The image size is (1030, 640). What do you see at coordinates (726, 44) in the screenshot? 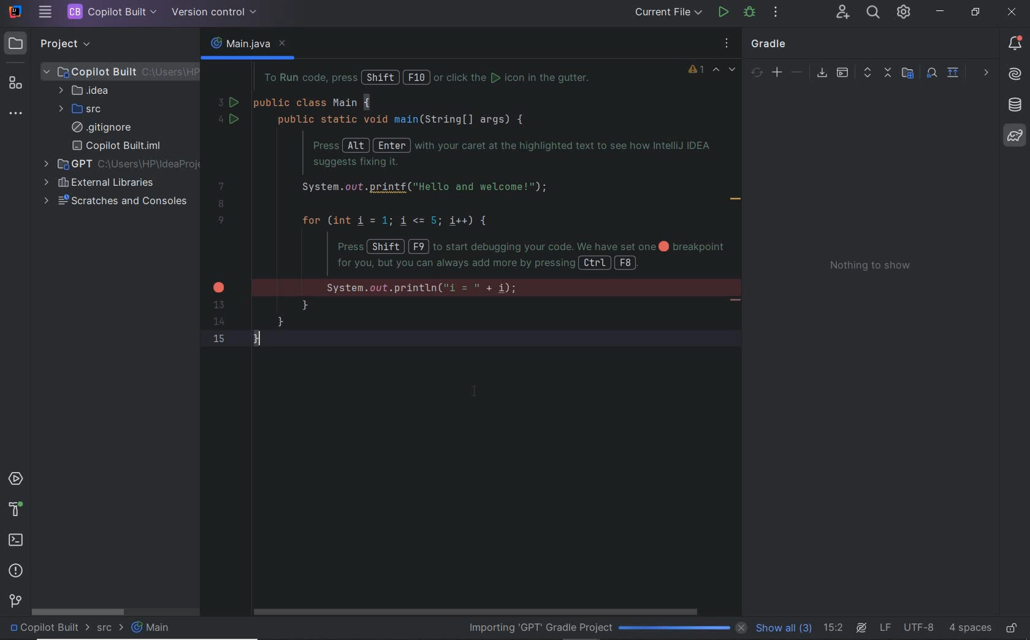
I see `options` at bounding box center [726, 44].